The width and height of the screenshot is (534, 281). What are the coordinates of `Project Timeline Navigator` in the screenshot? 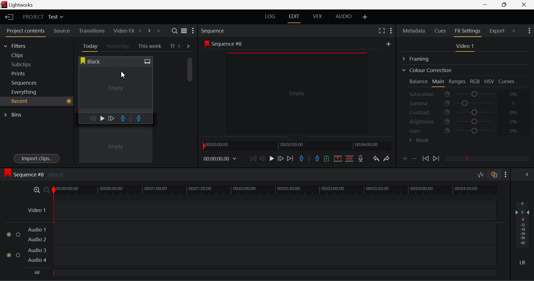 It's located at (296, 146).